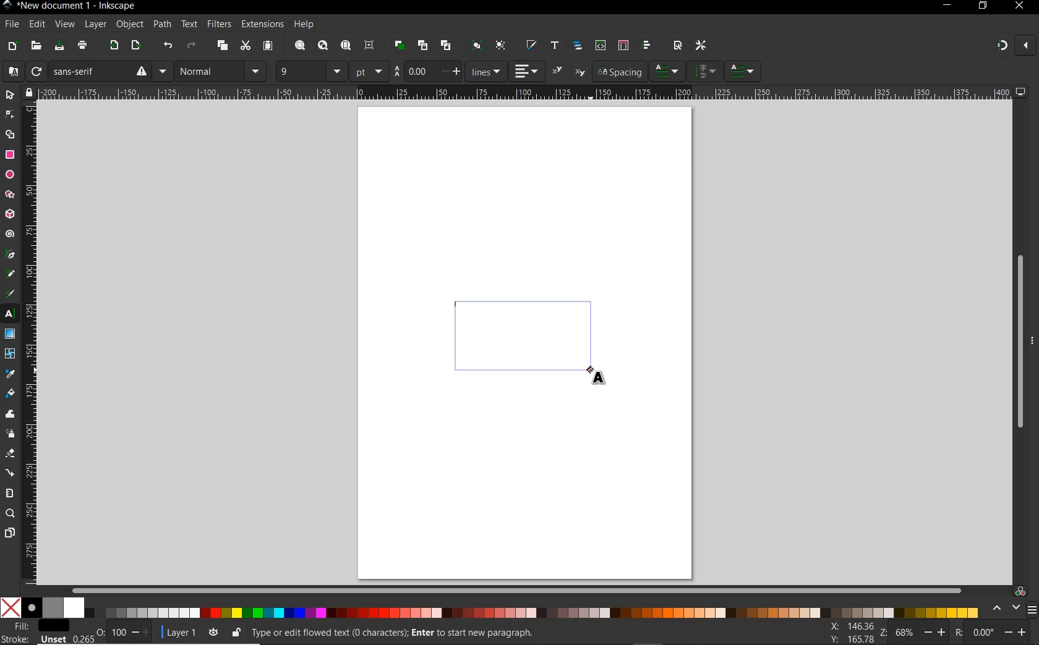 The width and height of the screenshot is (1039, 645). I want to click on lock or unlock, so click(236, 632).